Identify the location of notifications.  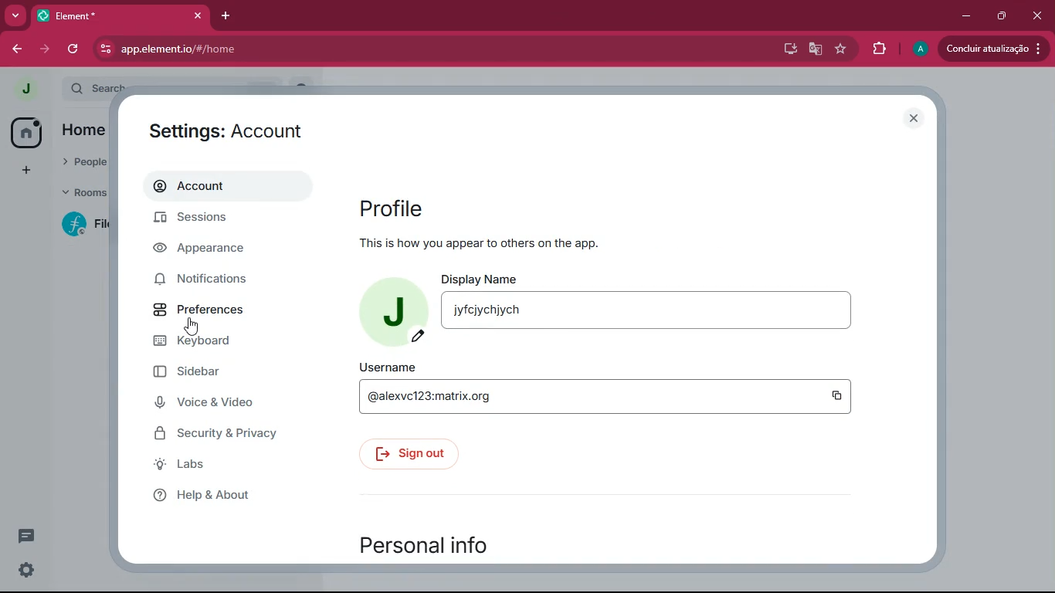
(220, 282).